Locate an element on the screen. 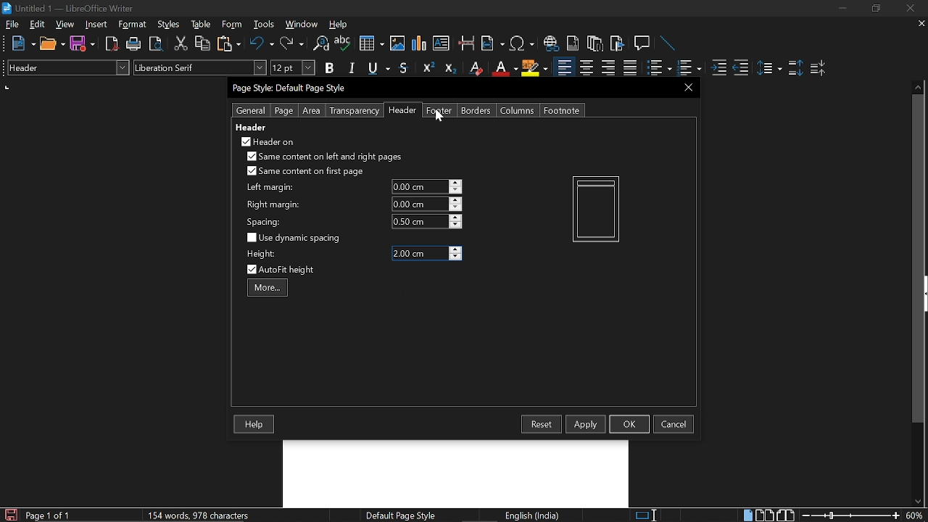 The image size is (928, 522). Insert symbol is located at coordinates (523, 43).